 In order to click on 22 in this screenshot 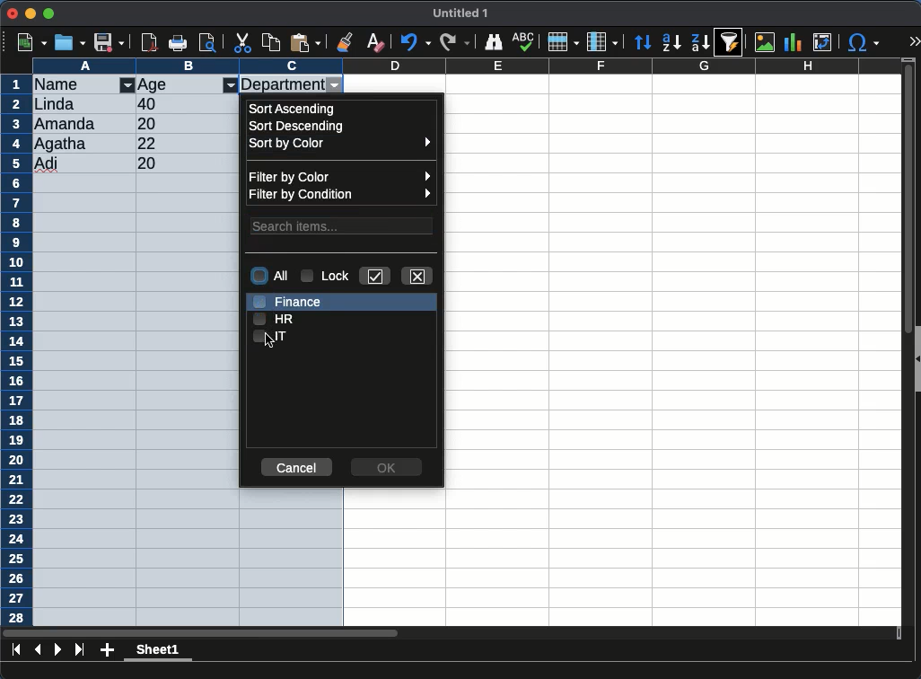, I will do `click(151, 143)`.